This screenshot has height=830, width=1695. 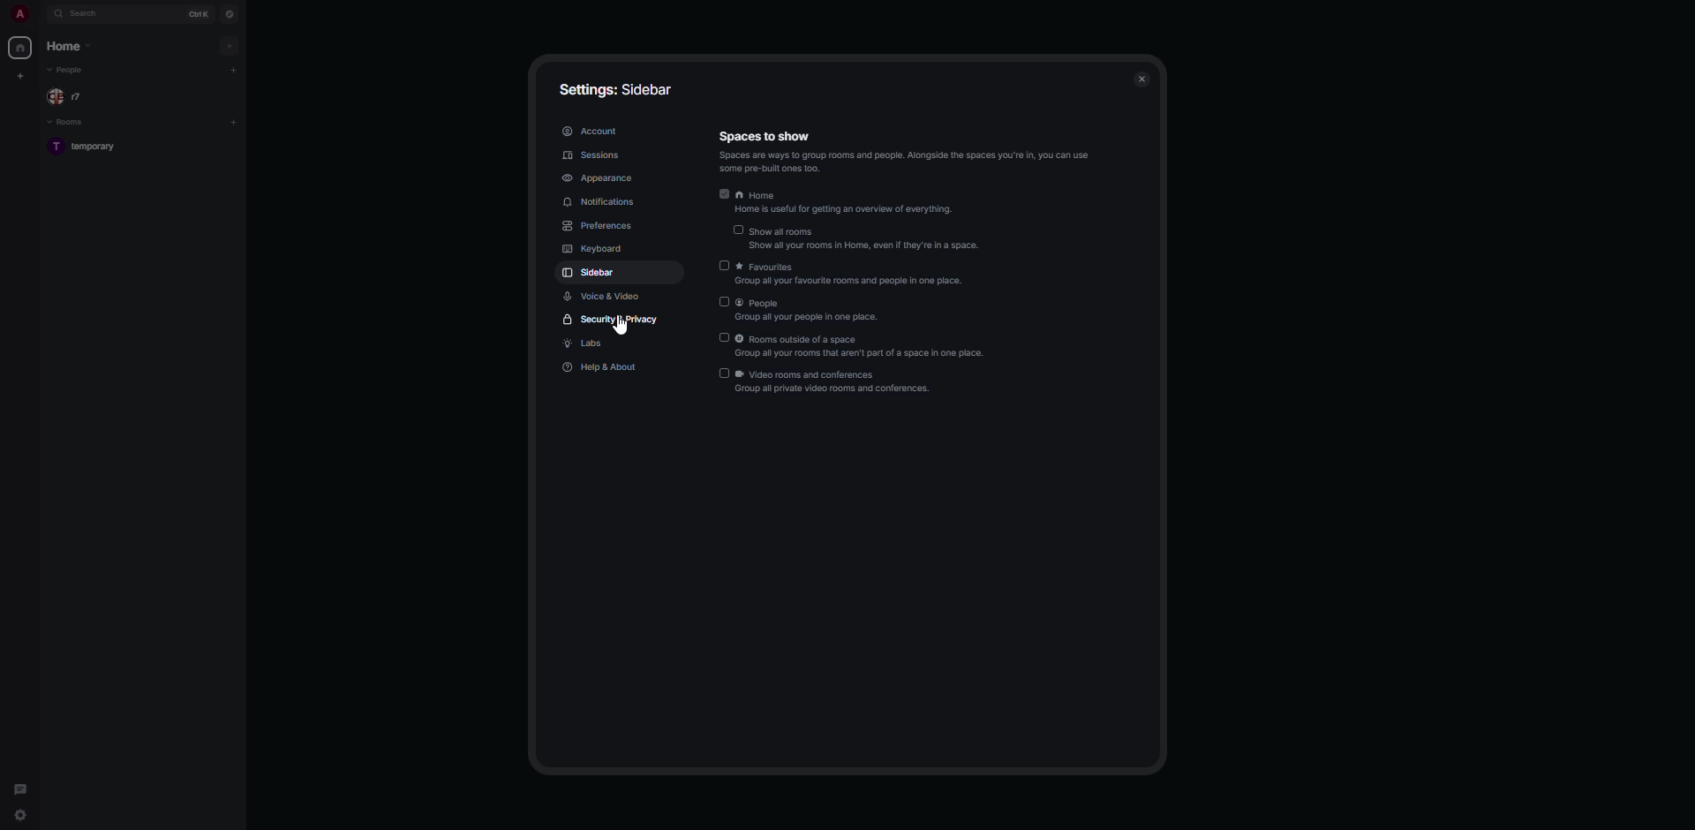 What do you see at coordinates (234, 69) in the screenshot?
I see `add` at bounding box center [234, 69].